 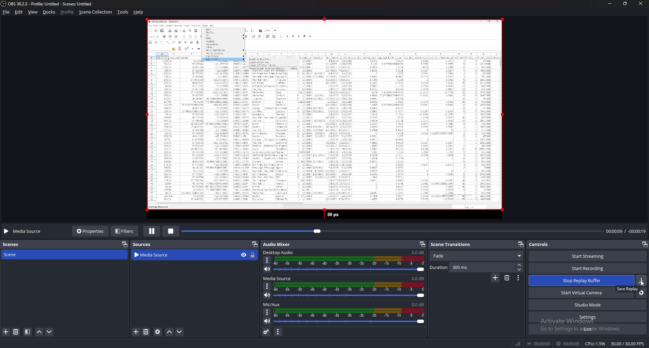 What do you see at coordinates (267, 269) in the screenshot?
I see `mute` at bounding box center [267, 269].